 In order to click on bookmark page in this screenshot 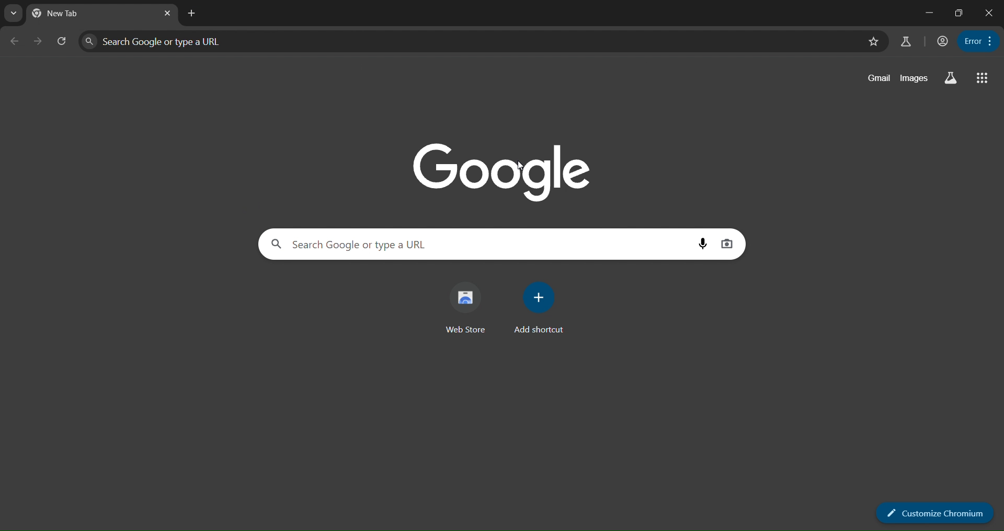, I will do `click(872, 41)`.